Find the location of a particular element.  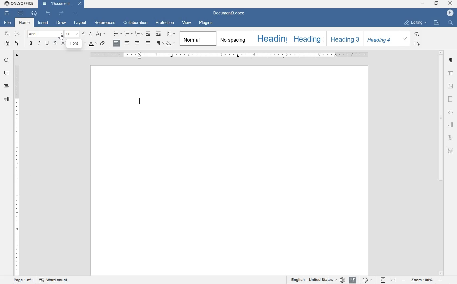

FEEDBACK & SUPPORT is located at coordinates (7, 99).